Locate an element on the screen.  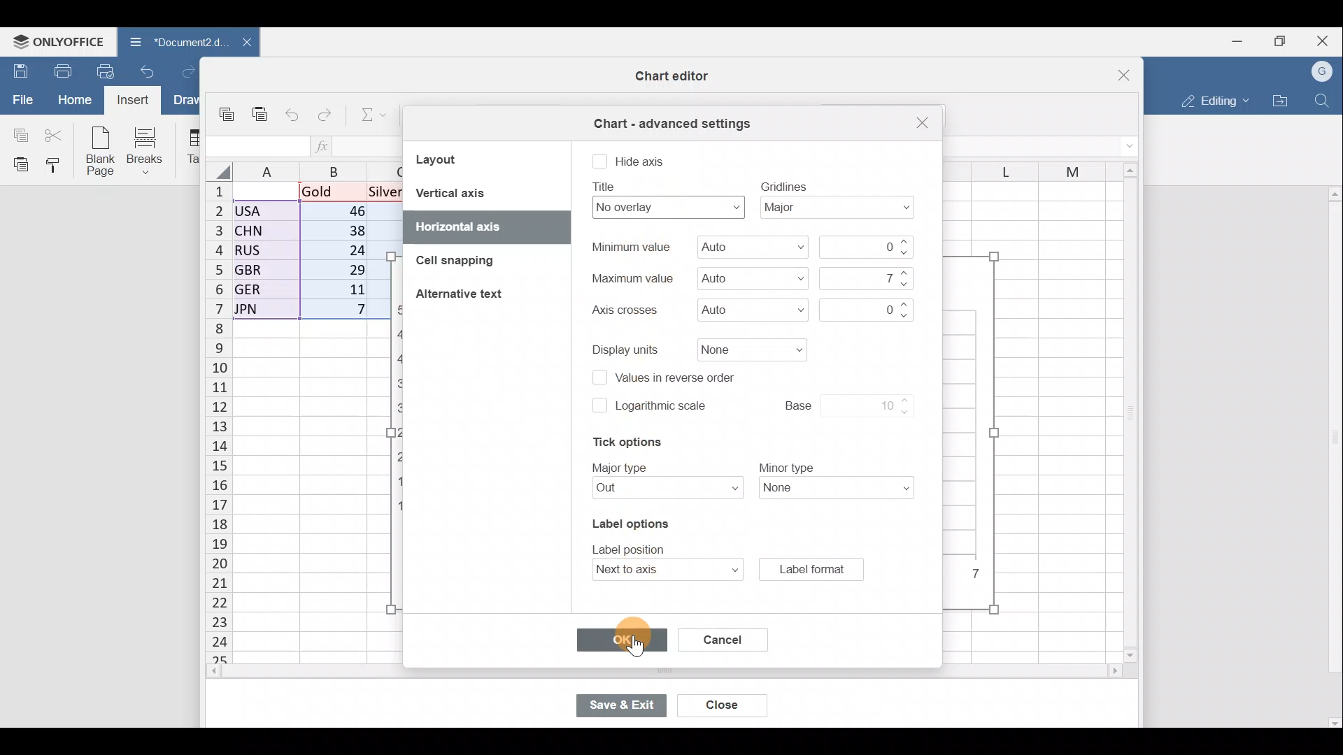
Blank page is located at coordinates (102, 152).